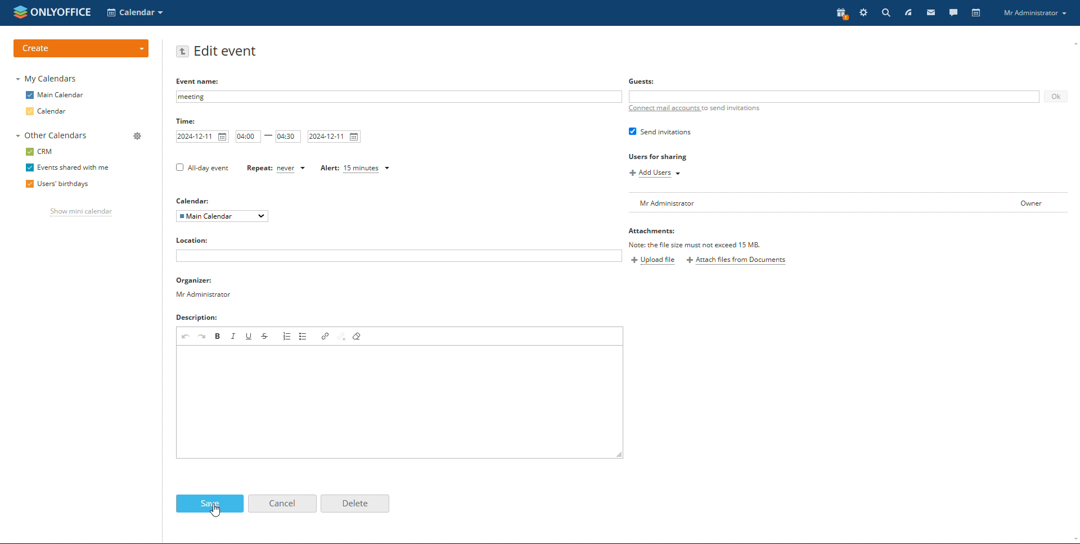  What do you see at coordinates (288, 336) in the screenshot?
I see `insert/remove numbered list` at bounding box center [288, 336].